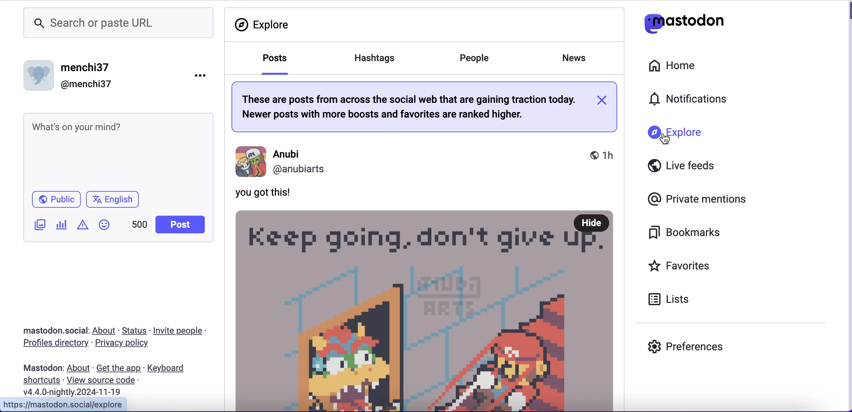 The image size is (852, 412). Describe the element at coordinates (298, 154) in the screenshot. I see `Anubi` at that location.